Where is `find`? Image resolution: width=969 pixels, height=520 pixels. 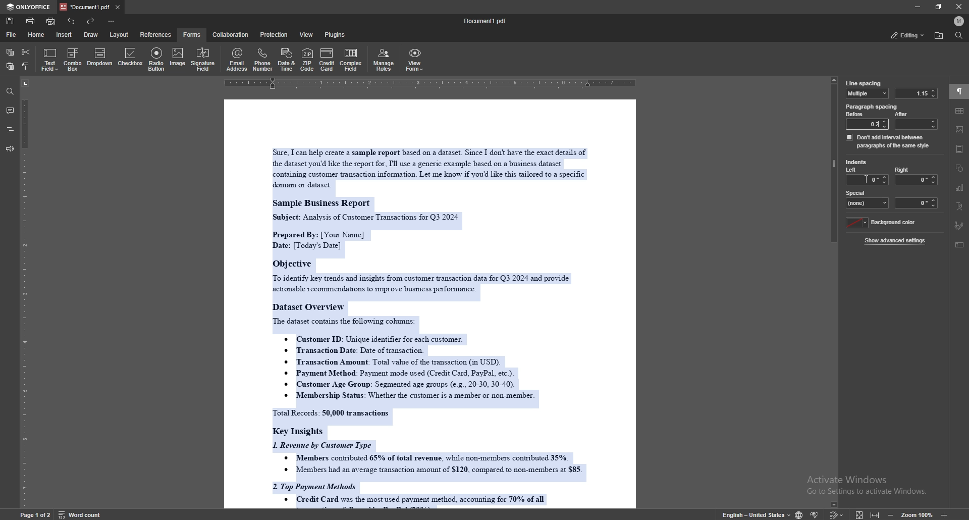 find is located at coordinates (959, 35).